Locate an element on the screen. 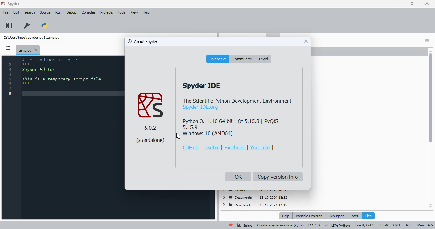  (standalone) is located at coordinates (151, 140).